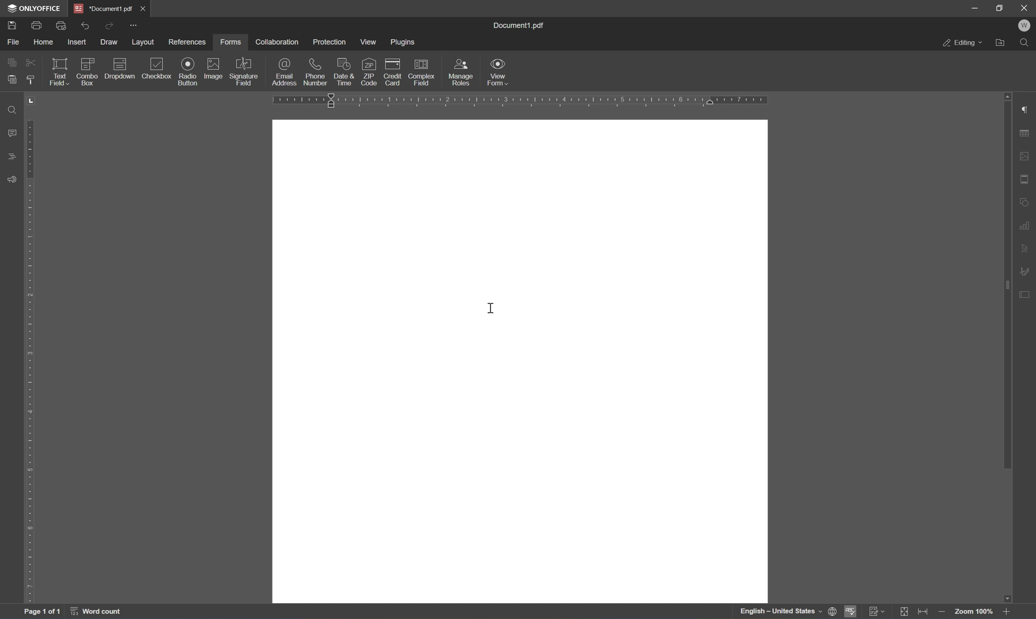  Describe the element at coordinates (833, 613) in the screenshot. I see `set document language` at that location.